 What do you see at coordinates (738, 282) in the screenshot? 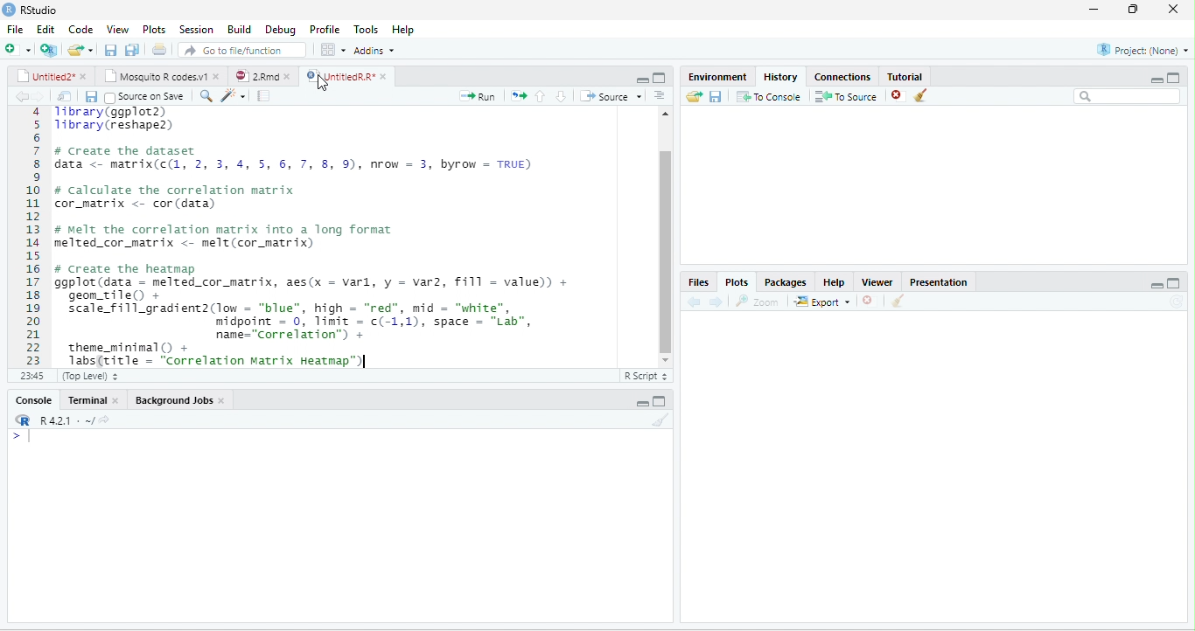
I see `plots` at bounding box center [738, 282].